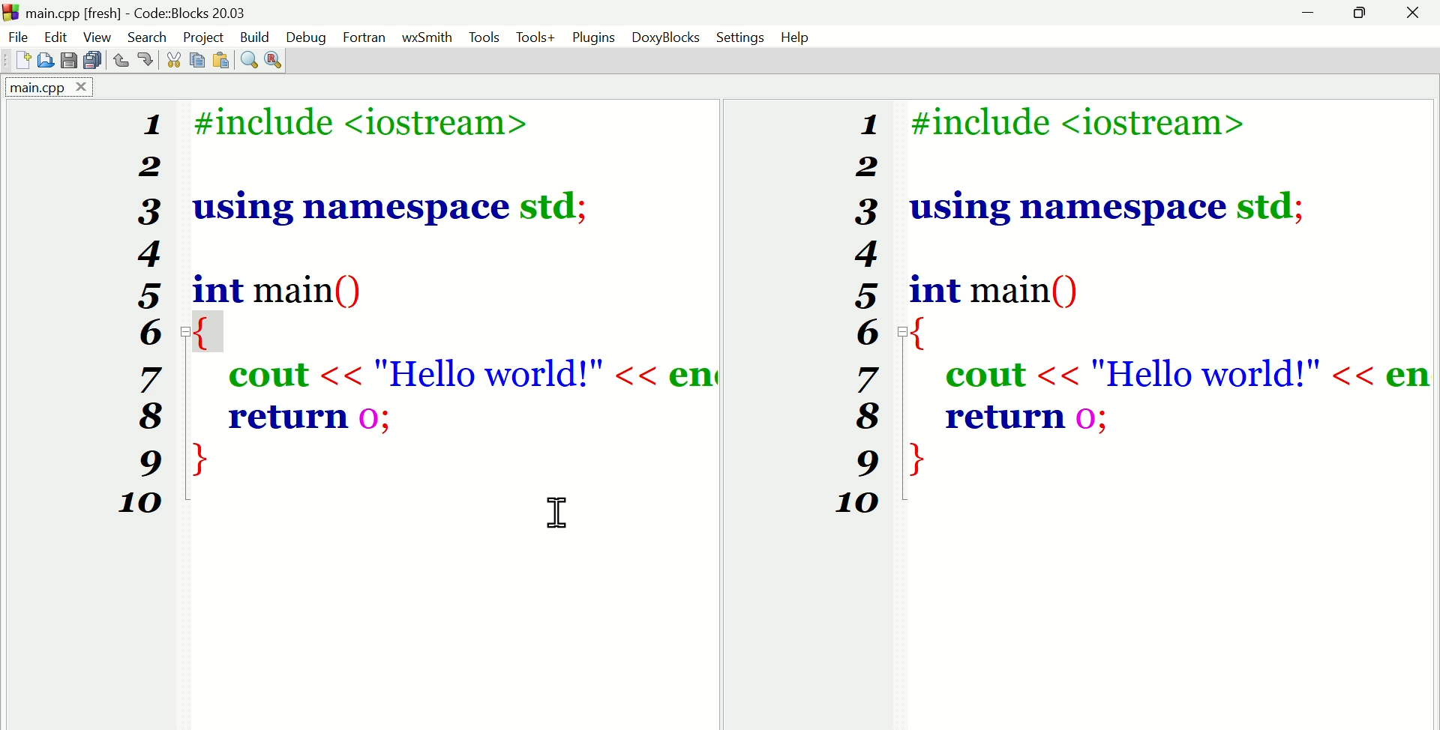 This screenshot has height=730, width=1440. Describe the element at coordinates (45, 60) in the screenshot. I see `New` at that location.